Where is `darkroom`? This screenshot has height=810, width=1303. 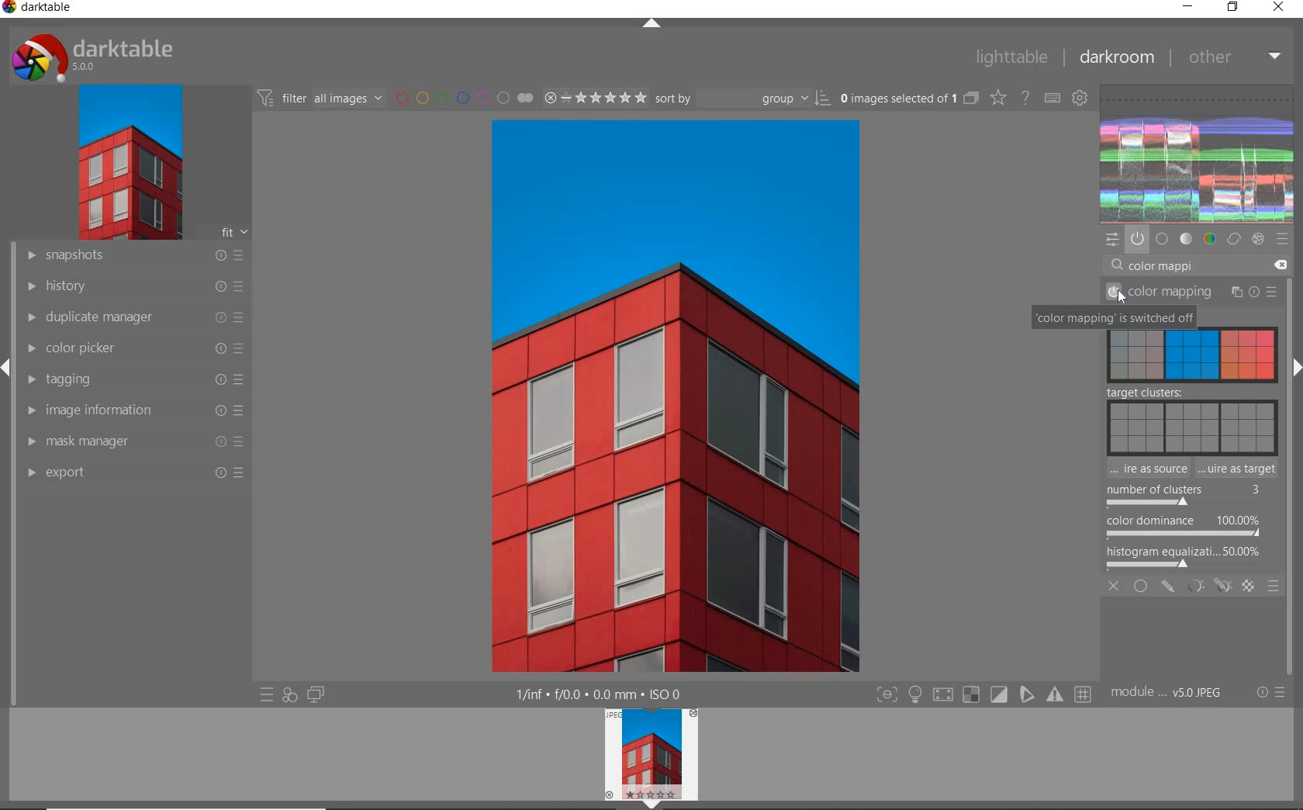 darkroom is located at coordinates (1117, 55).